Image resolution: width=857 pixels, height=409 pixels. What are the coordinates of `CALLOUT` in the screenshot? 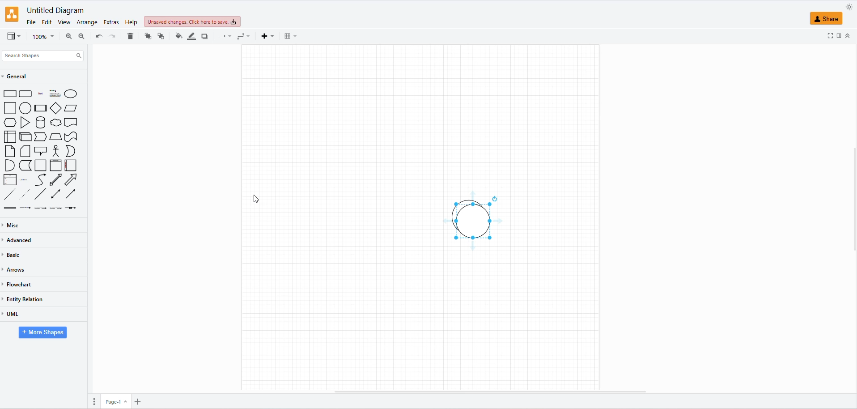 It's located at (40, 151).